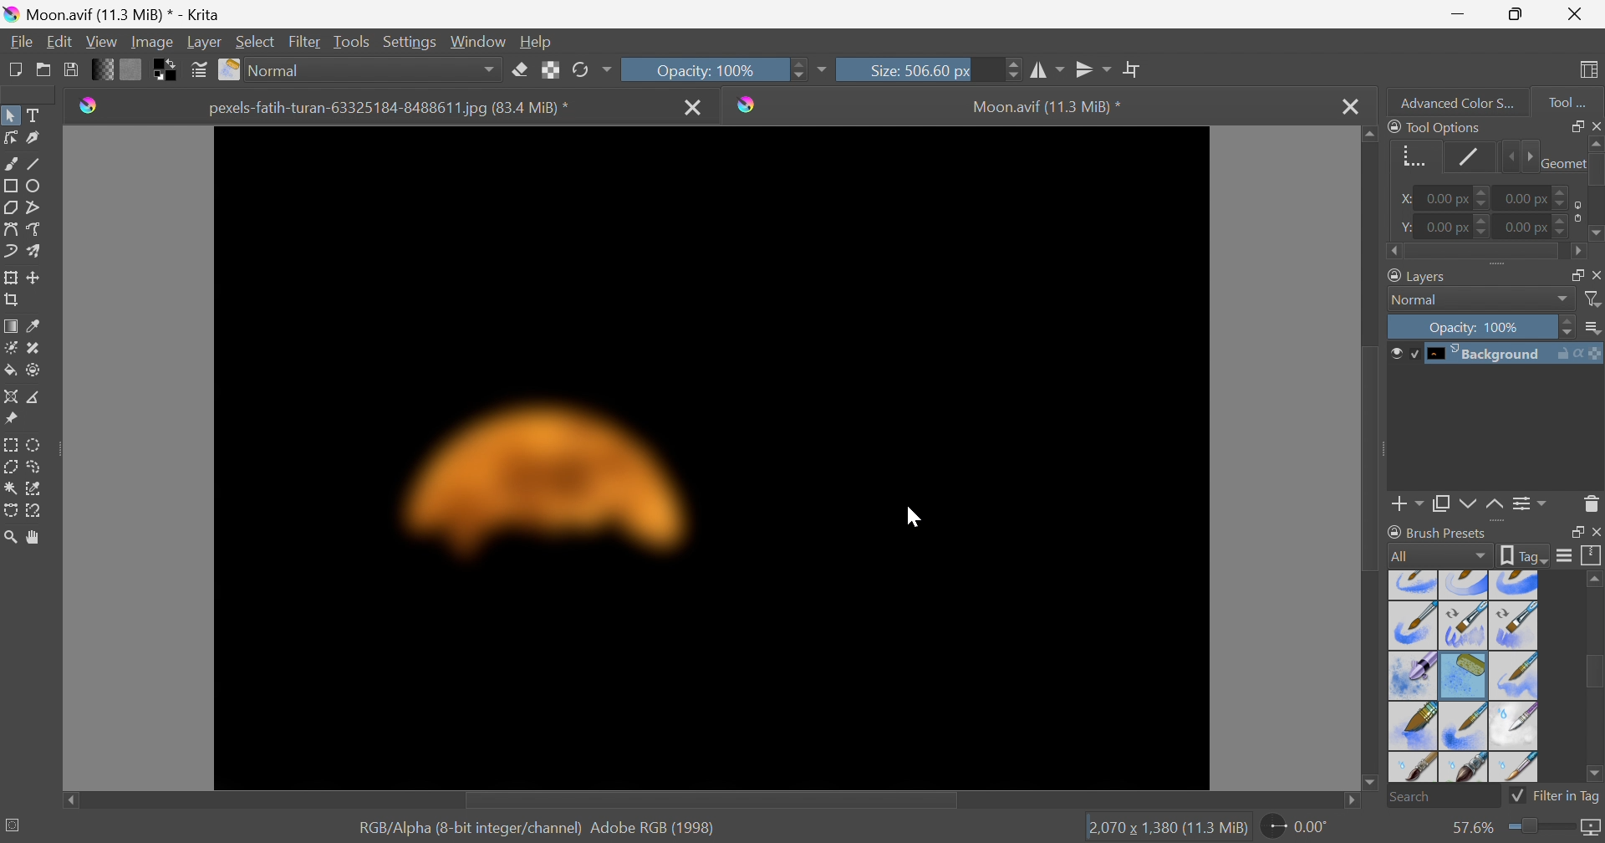 This screenshot has height=843, width=1605. What do you see at coordinates (1462, 14) in the screenshot?
I see `` at bounding box center [1462, 14].